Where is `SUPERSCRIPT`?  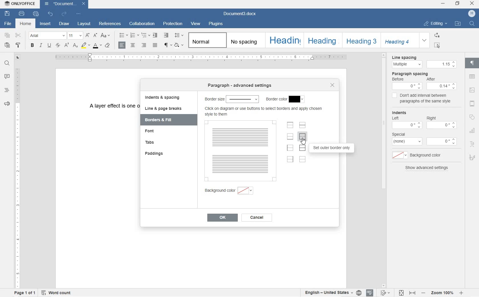
SUPERSCRIPT is located at coordinates (66, 45).